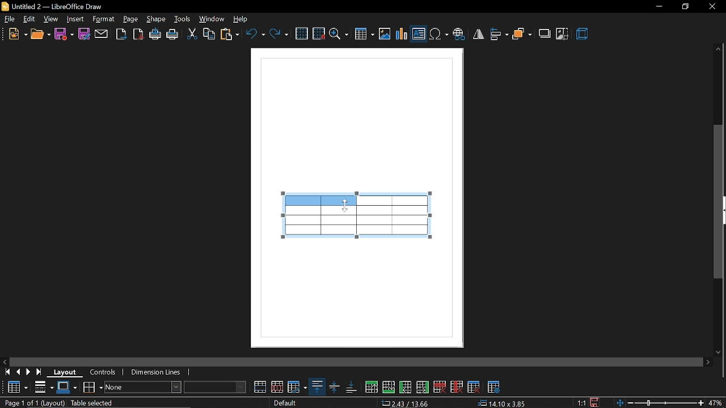 The height and width of the screenshot is (408, 726). What do you see at coordinates (44, 387) in the screenshot?
I see `border style` at bounding box center [44, 387].